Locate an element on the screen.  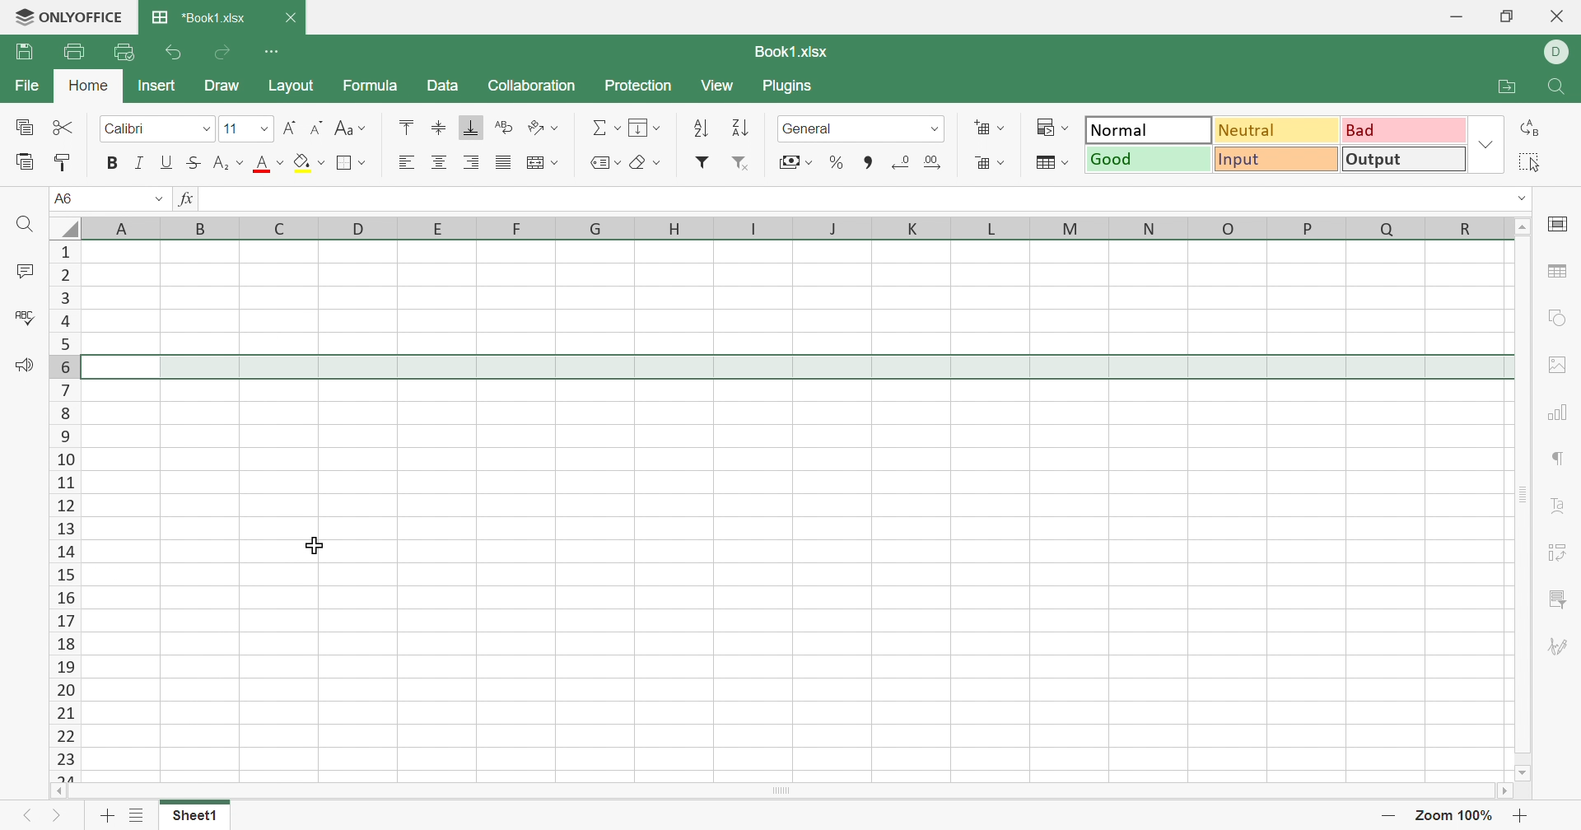
Select all is located at coordinates (1532, 162).